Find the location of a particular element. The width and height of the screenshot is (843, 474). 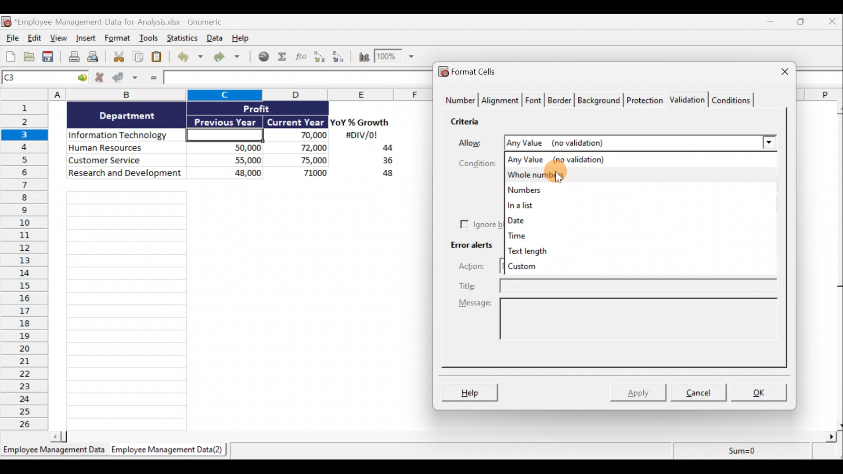

In a list is located at coordinates (641, 205).